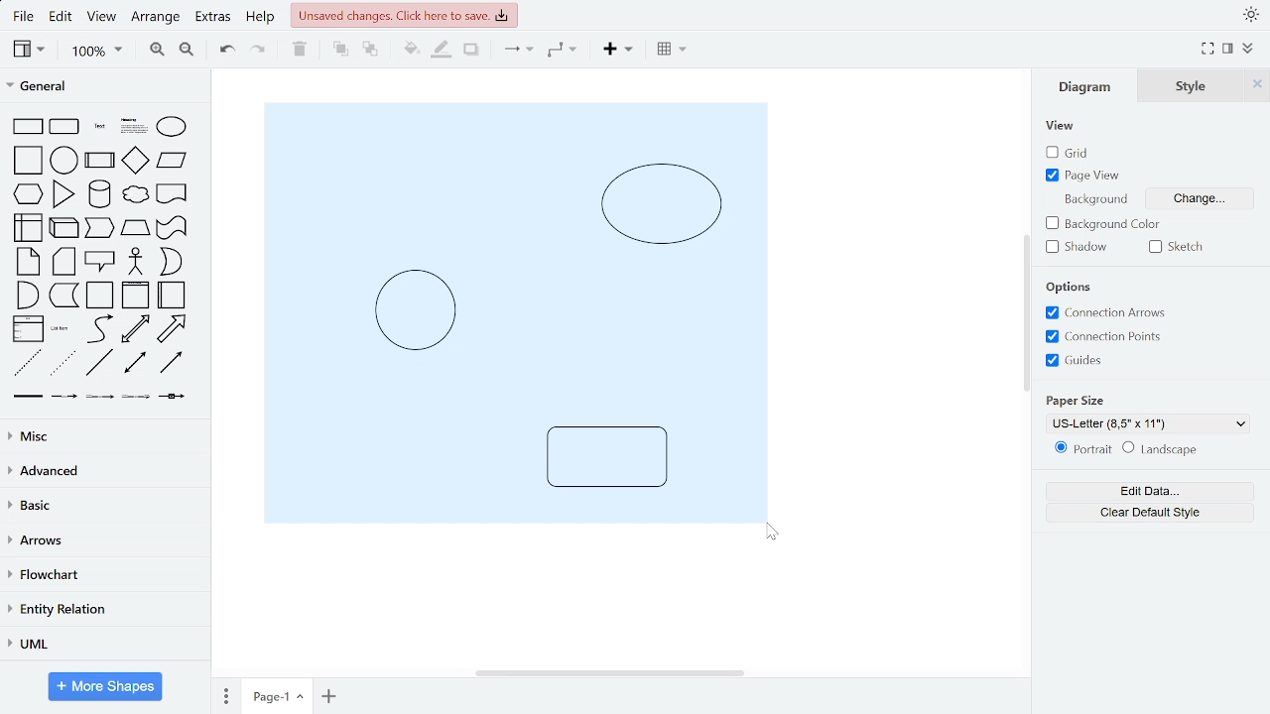 This screenshot has width=1270, height=714. What do you see at coordinates (101, 87) in the screenshot?
I see `general` at bounding box center [101, 87].